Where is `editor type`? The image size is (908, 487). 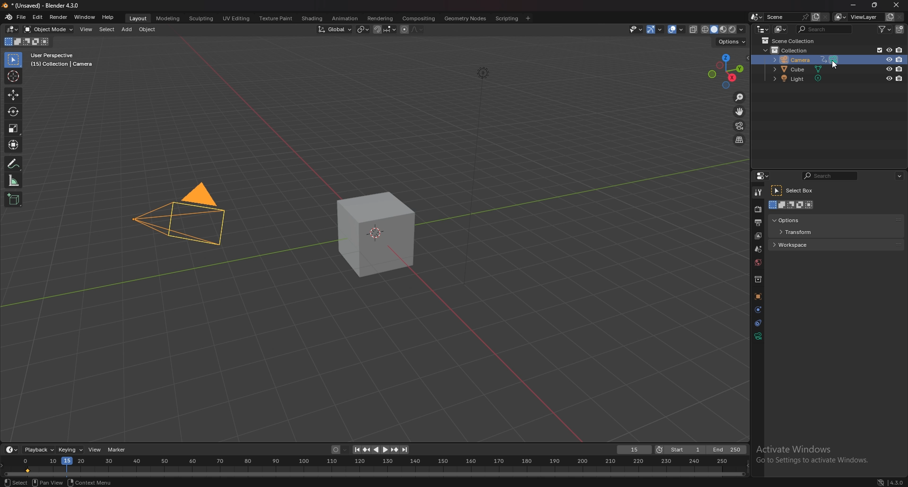
editor type is located at coordinates (12, 29).